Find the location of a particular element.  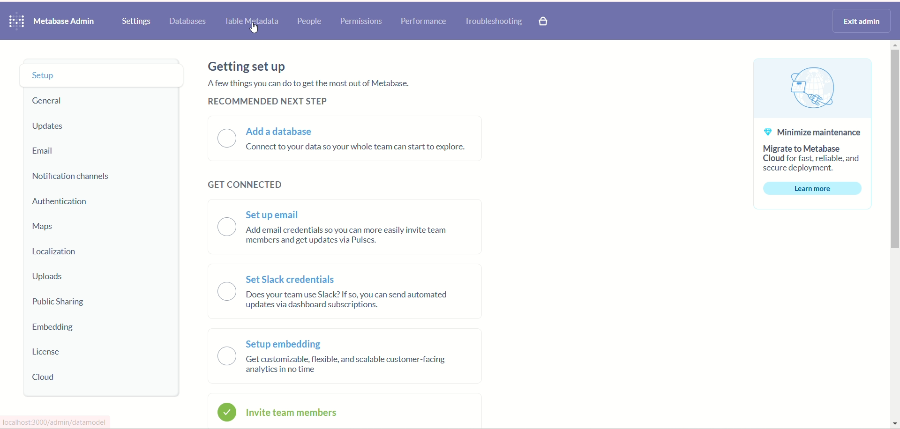

logo is located at coordinates (17, 22).